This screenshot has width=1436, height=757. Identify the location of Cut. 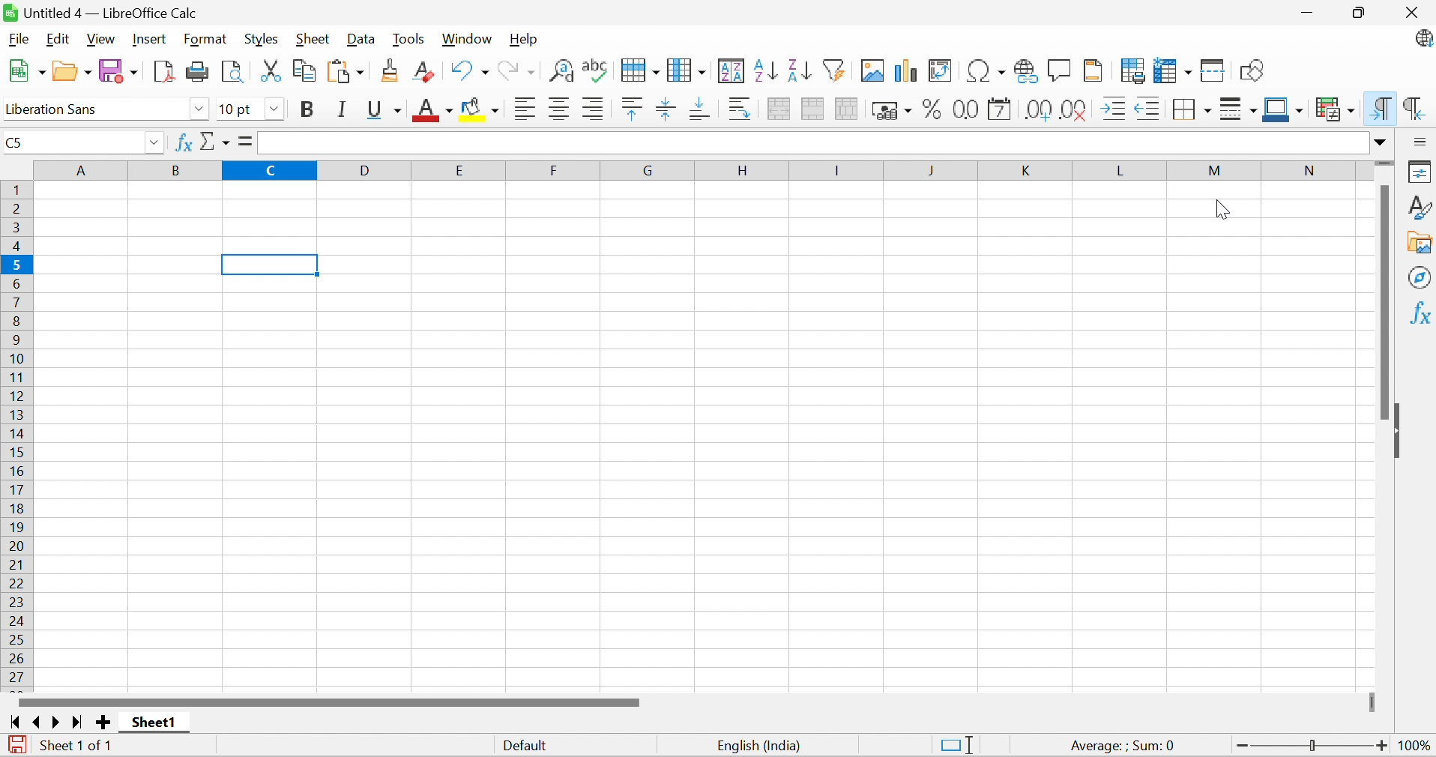
(271, 71).